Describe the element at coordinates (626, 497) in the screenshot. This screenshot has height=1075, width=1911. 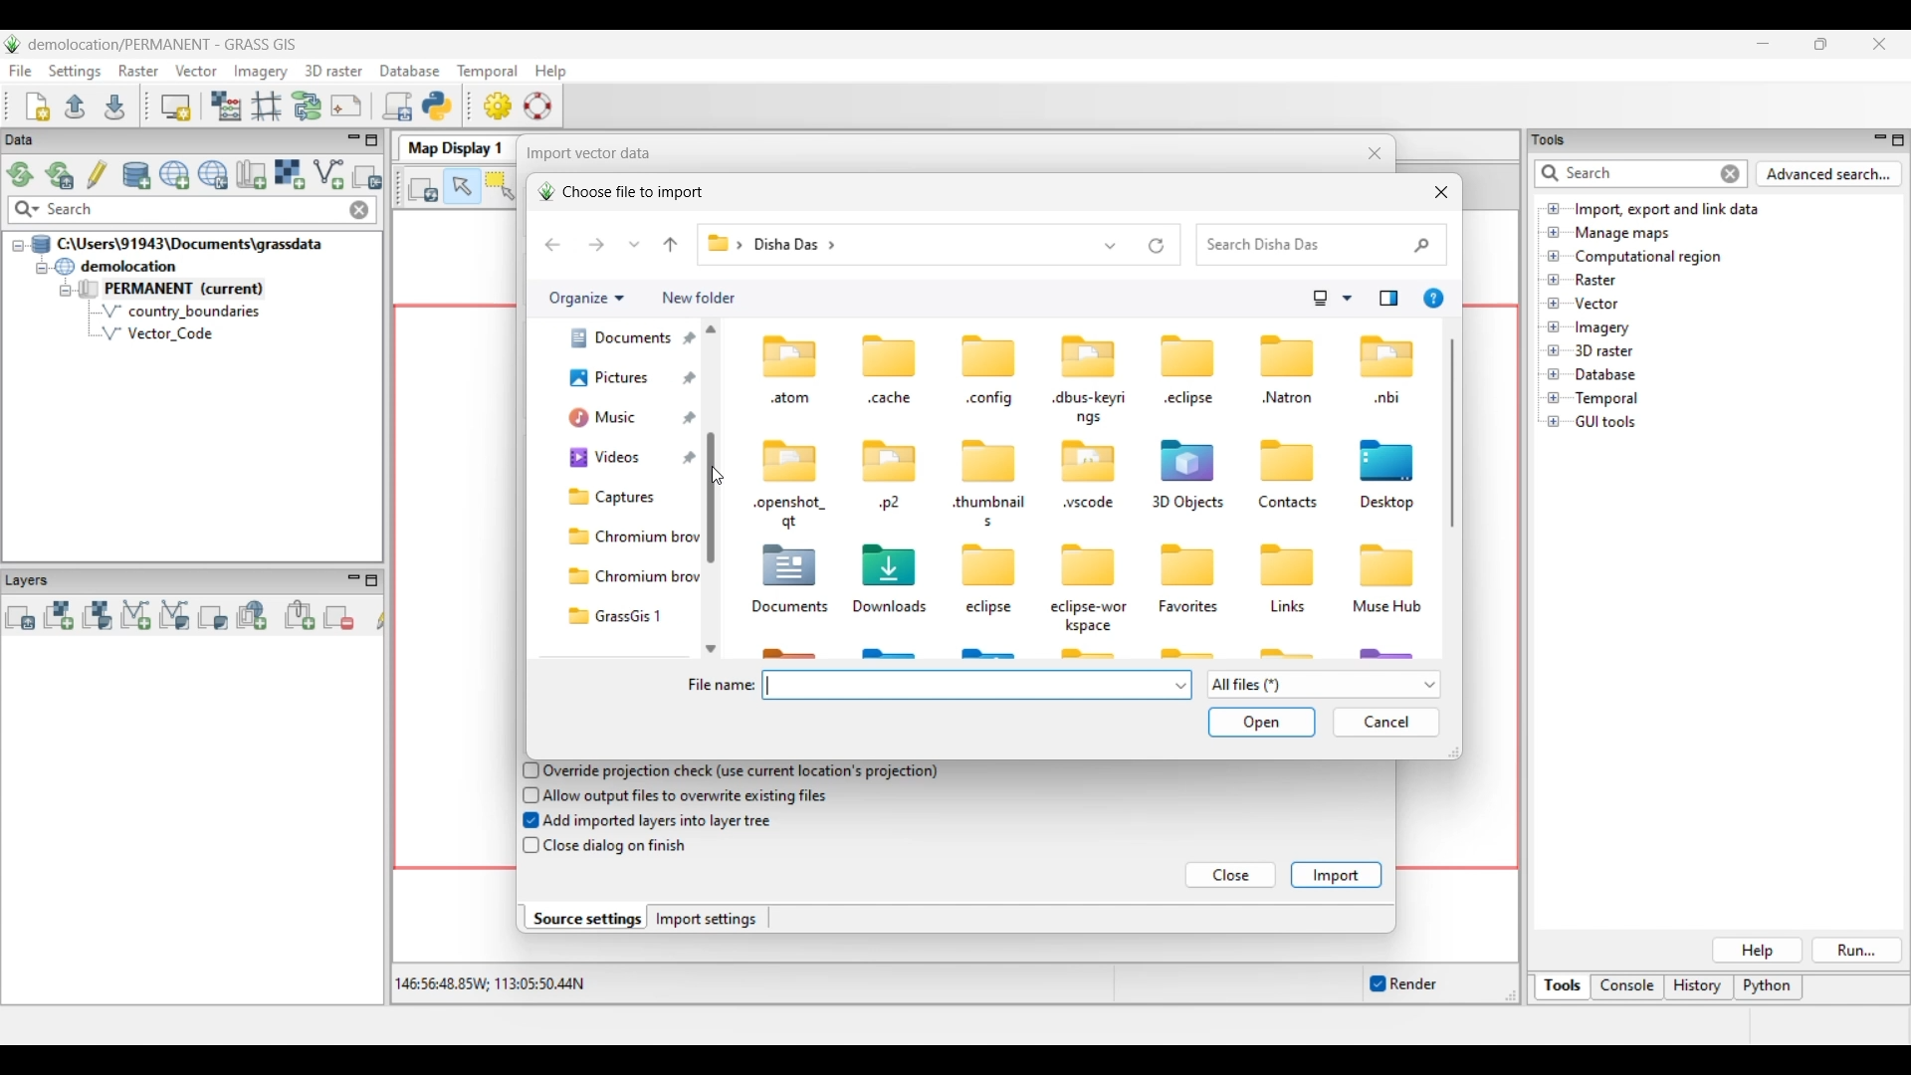
I see `Captures folder` at that location.